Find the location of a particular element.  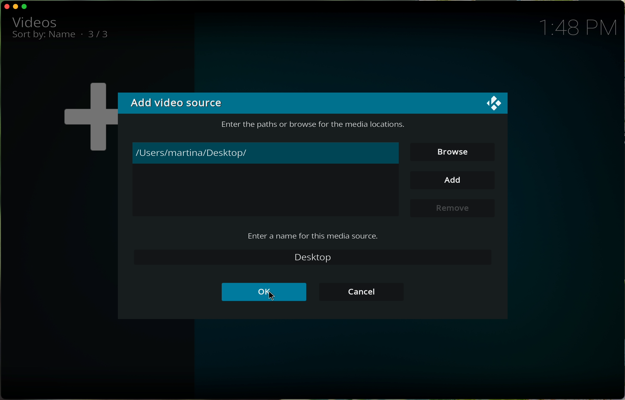

text is located at coordinates (309, 123).